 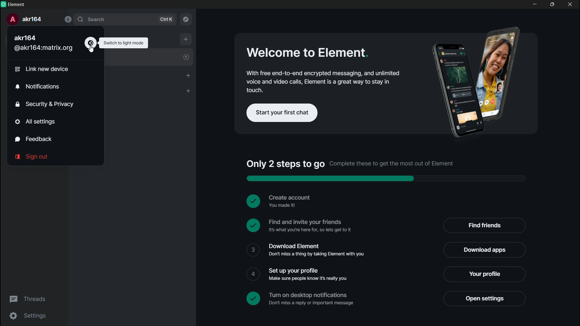 What do you see at coordinates (90, 42) in the screenshot?
I see `switch to dark mode icon` at bounding box center [90, 42].